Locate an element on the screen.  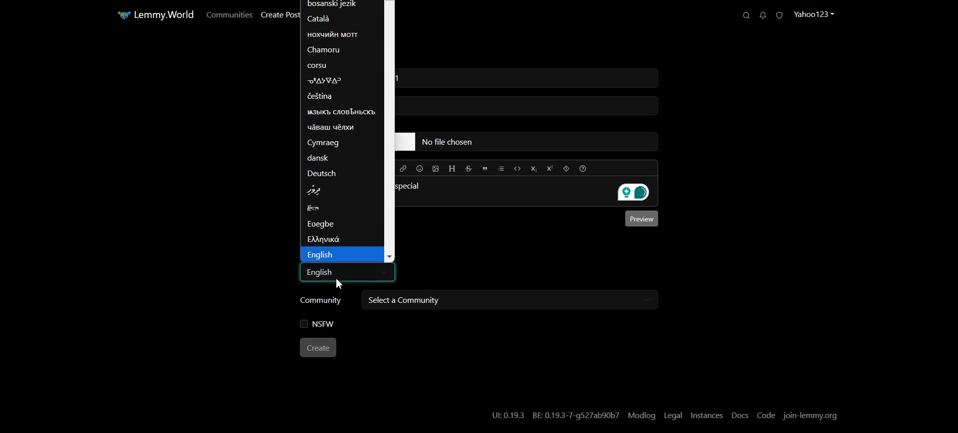
Create is located at coordinates (319, 348).